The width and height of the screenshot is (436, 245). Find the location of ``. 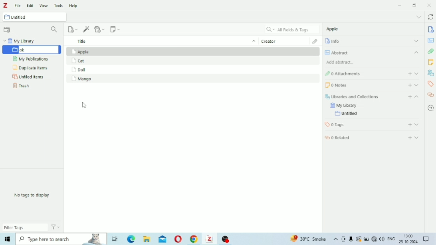

 is located at coordinates (162, 238).